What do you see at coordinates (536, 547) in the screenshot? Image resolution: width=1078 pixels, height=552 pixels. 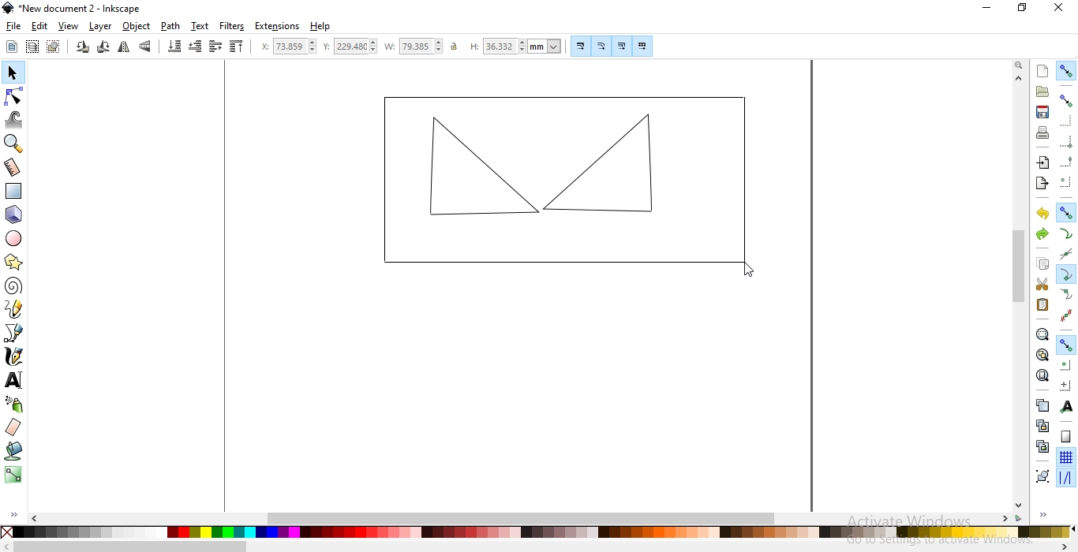 I see `scrollbar` at bounding box center [536, 547].